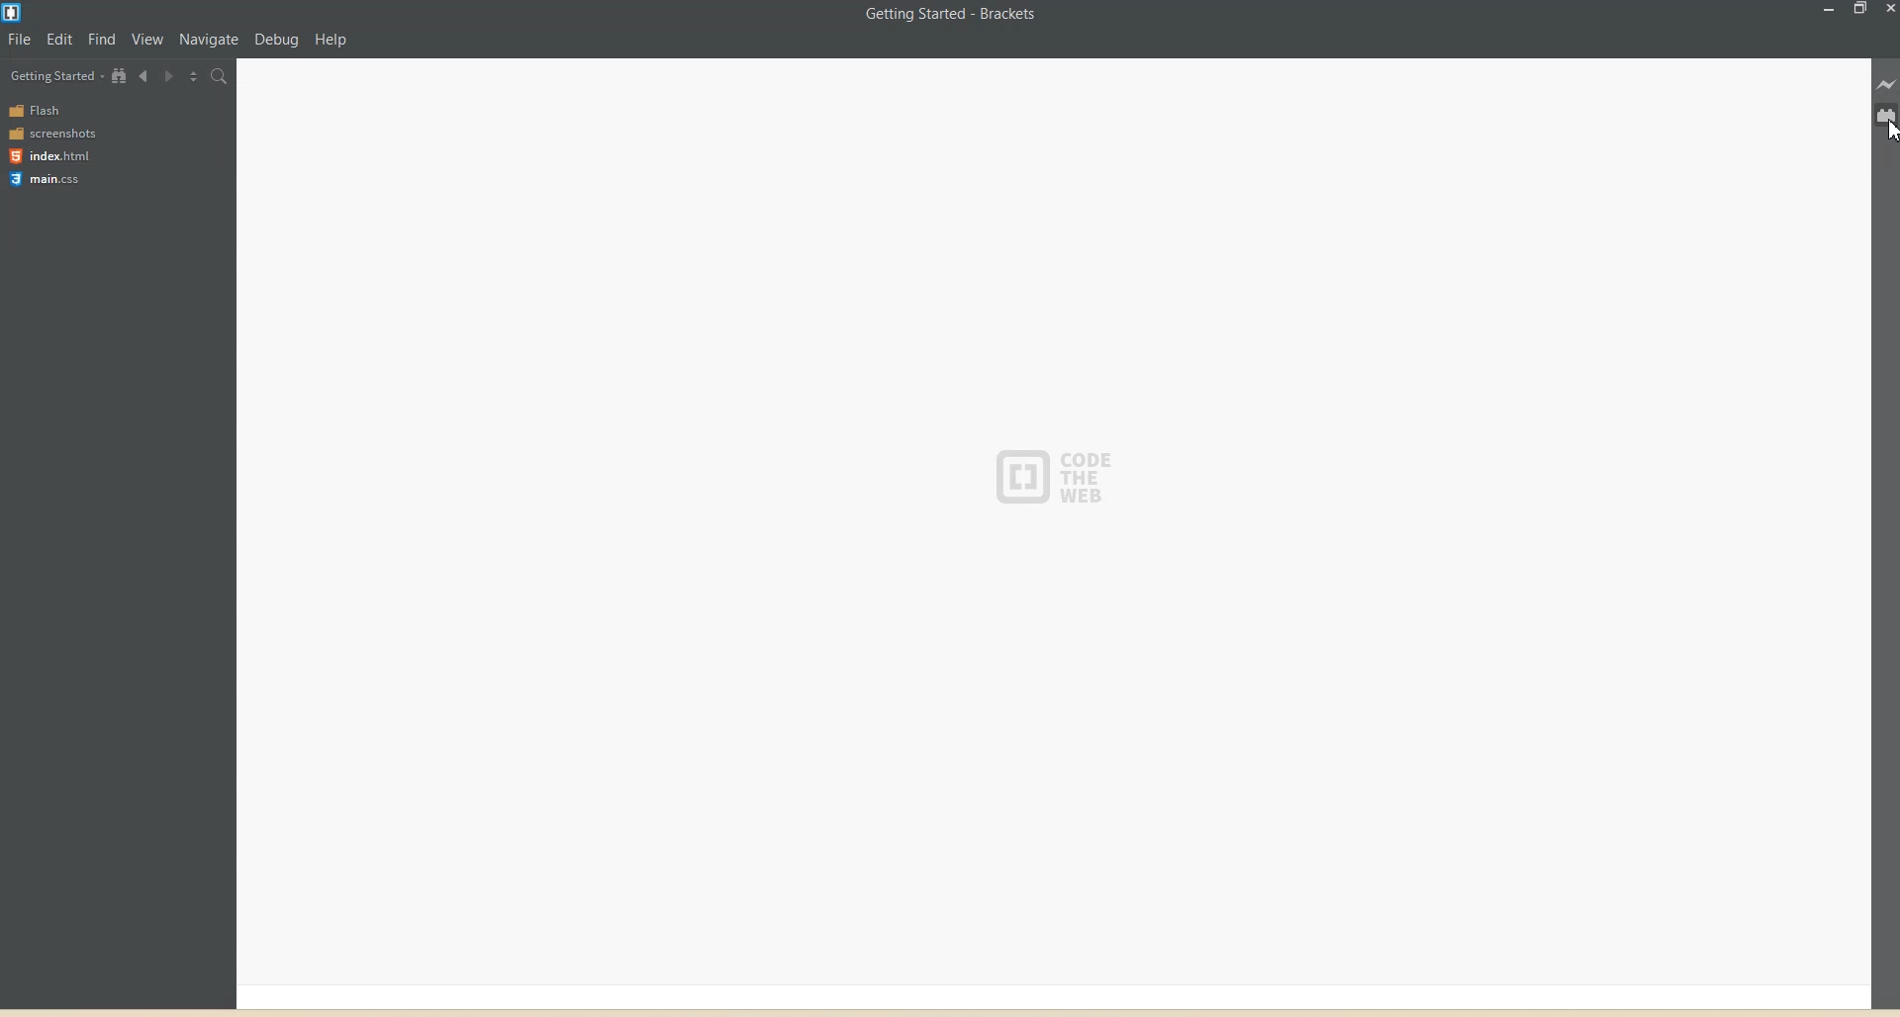 The image size is (1900, 1017). Describe the element at coordinates (1859, 10) in the screenshot. I see `Maximize` at that location.